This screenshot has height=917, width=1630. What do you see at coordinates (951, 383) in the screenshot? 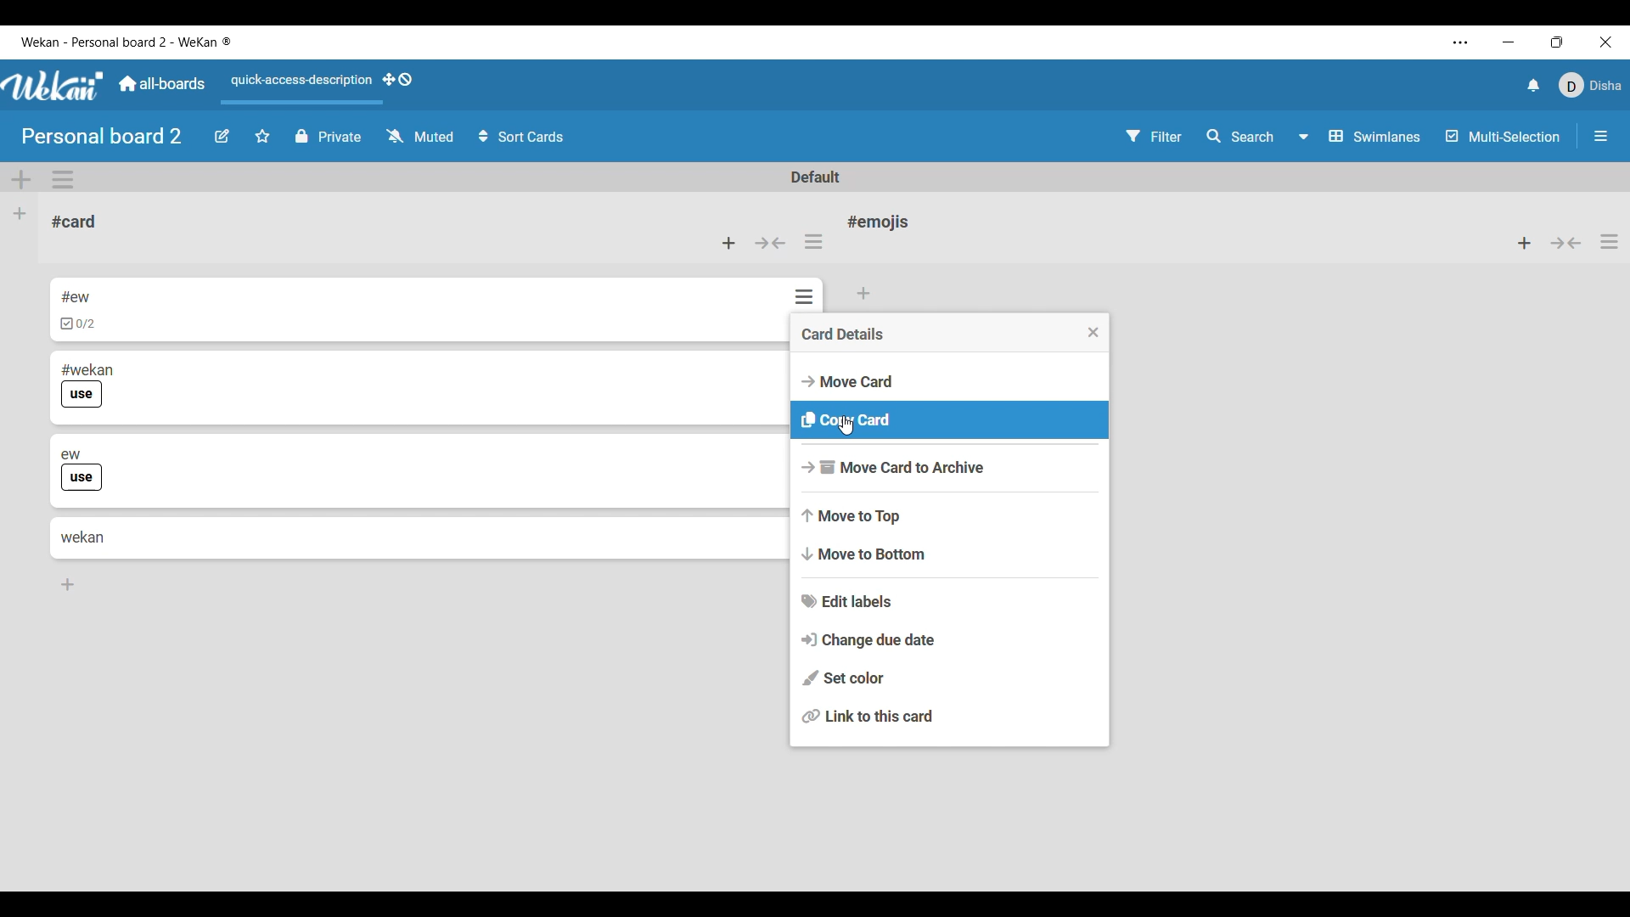
I see `Move card` at bounding box center [951, 383].